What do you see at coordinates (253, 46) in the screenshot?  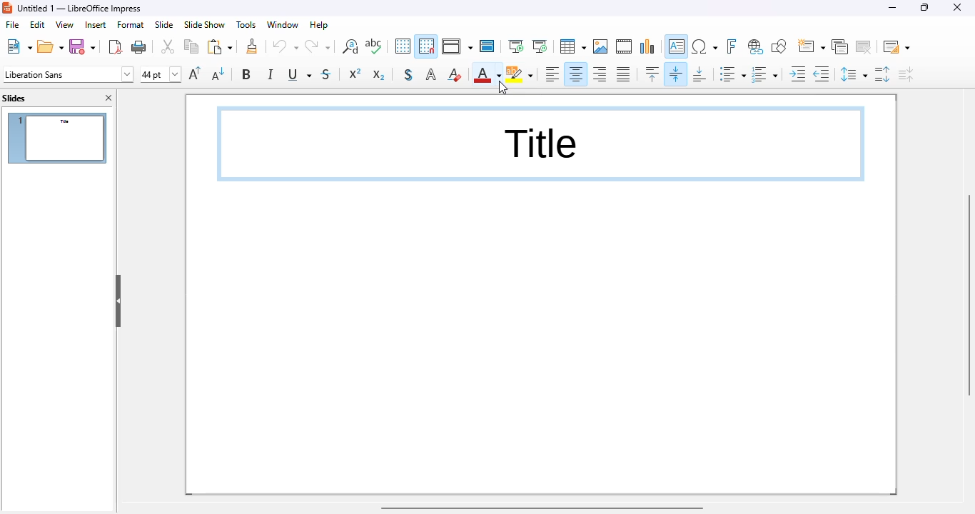 I see `clone formatting` at bounding box center [253, 46].